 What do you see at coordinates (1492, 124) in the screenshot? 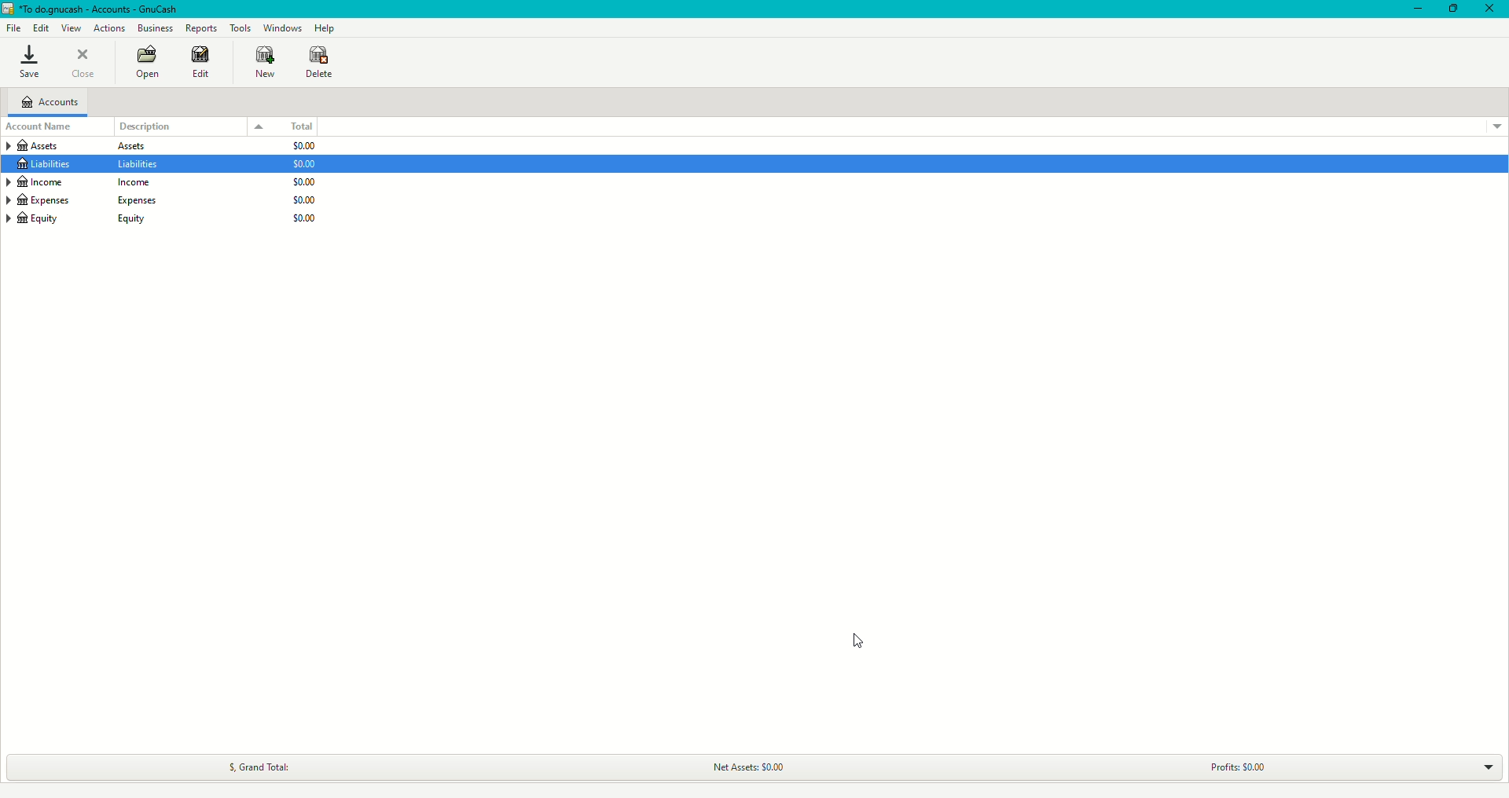
I see `Drop down menu` at bounding box center [1492, 124].